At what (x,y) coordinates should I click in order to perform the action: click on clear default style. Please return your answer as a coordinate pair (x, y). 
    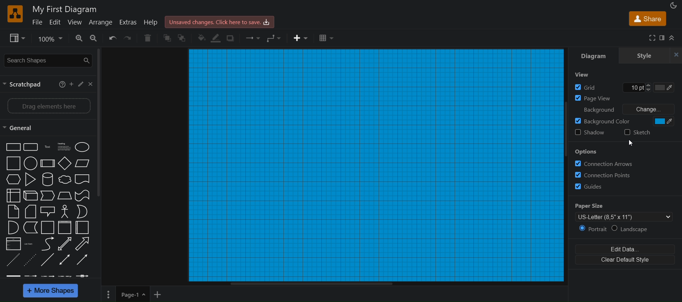
    Looking at the image, I should click on (627, 261).